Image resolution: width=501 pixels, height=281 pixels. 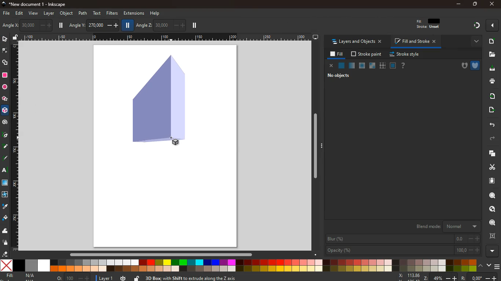 I want to click on draw, so click(x=5, y=148).